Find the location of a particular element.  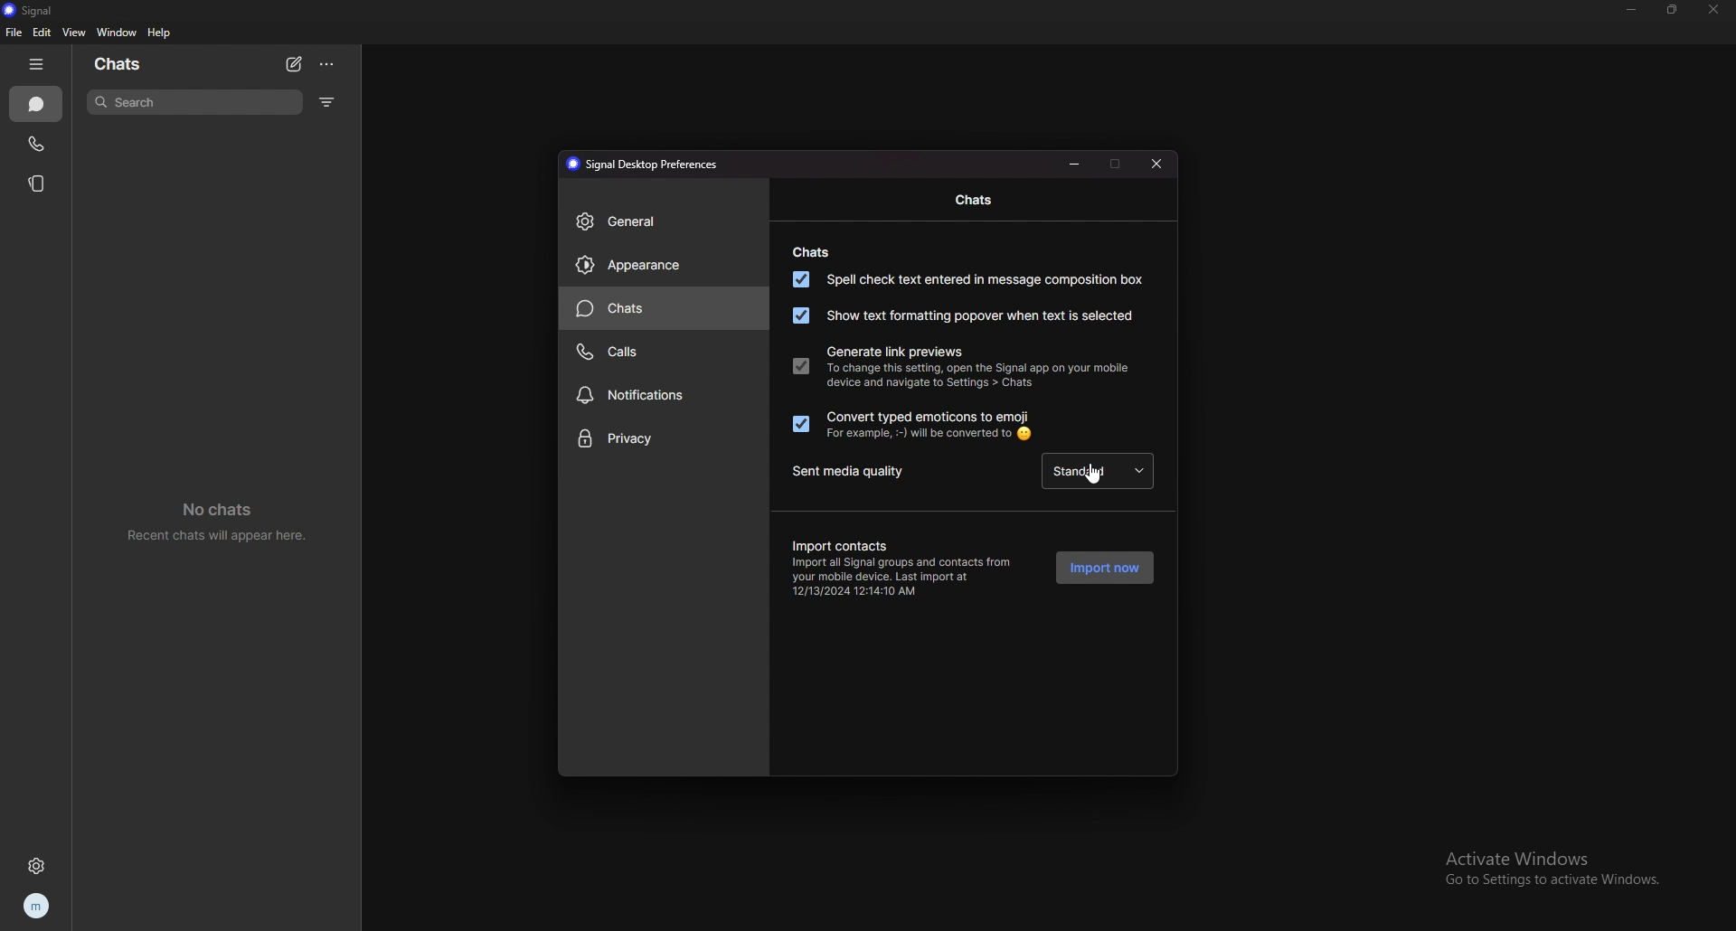

import contacts is located at coordinates (838, 543).